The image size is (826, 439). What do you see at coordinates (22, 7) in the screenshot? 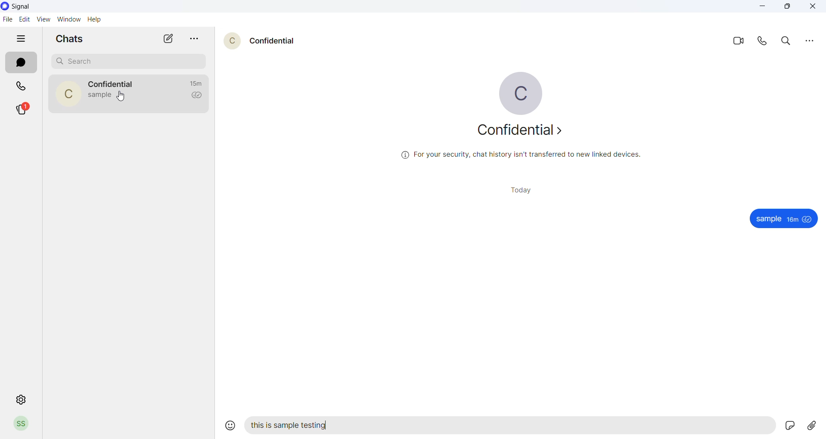
I see `signal` at bounding box center [22, 7].